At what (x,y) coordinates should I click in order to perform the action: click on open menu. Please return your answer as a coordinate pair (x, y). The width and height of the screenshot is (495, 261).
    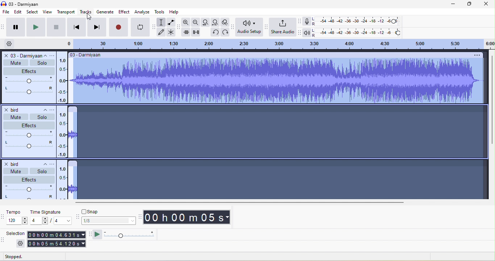
    Looking at the image, I should click on (53, 164).